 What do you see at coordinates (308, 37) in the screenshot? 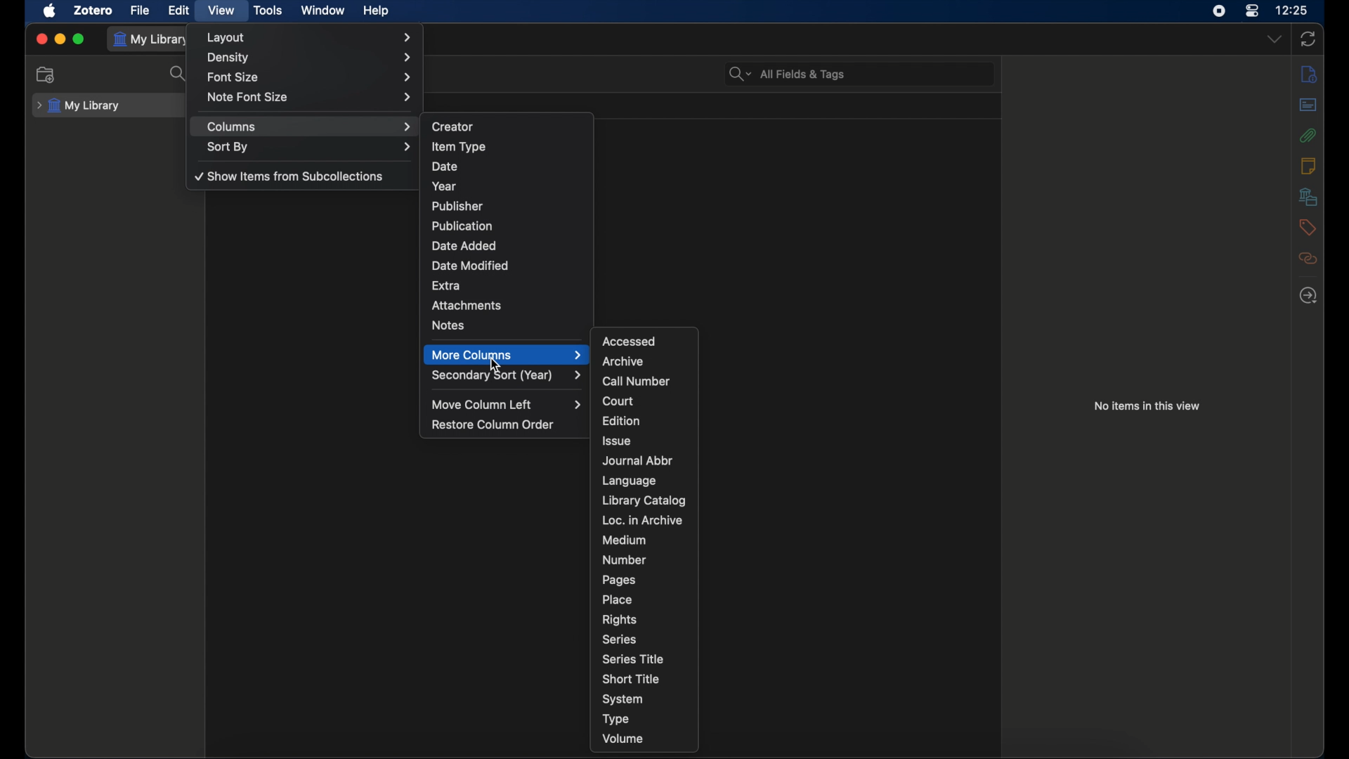
I see `layout` at bounding box center [308, 37].